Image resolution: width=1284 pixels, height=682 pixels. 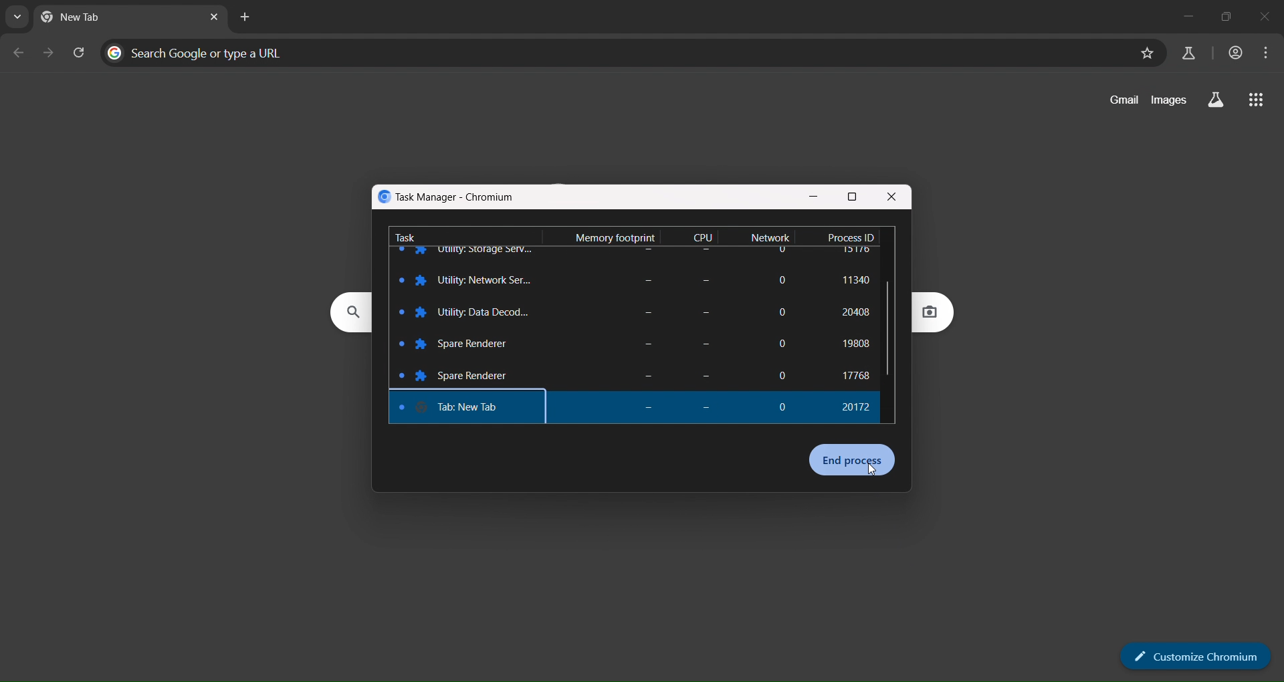 What do you see at coordinates (857, 409) in the screenshot?
I see `17768` at bounding box center [857, 409].